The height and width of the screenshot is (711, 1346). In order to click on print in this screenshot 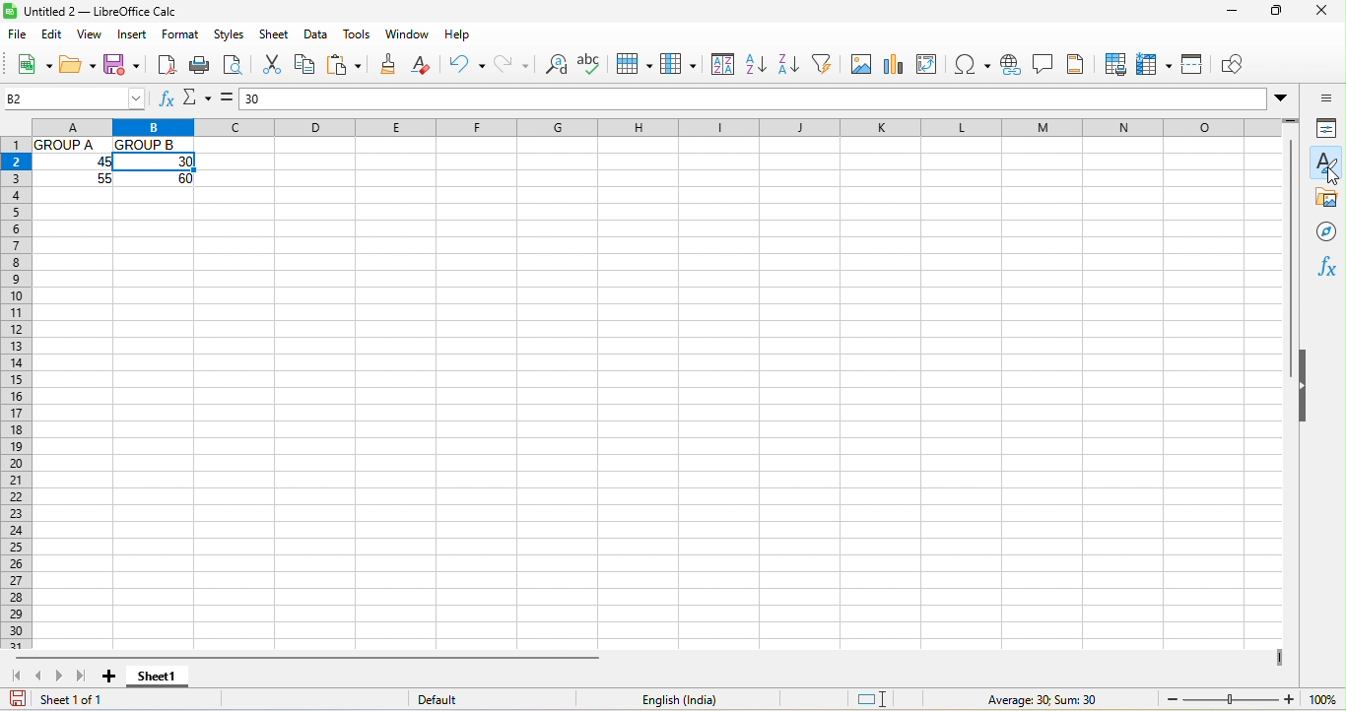, I will do `click(202, 67)`.